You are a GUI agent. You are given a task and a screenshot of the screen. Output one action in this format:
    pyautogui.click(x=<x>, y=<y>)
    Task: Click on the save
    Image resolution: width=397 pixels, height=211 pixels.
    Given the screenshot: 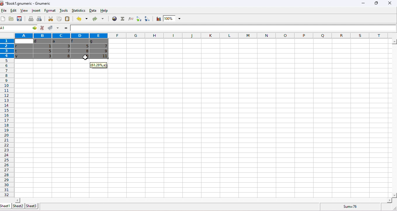 What is the action you would take?
    pyautogui.click(x=20, y=19)
    